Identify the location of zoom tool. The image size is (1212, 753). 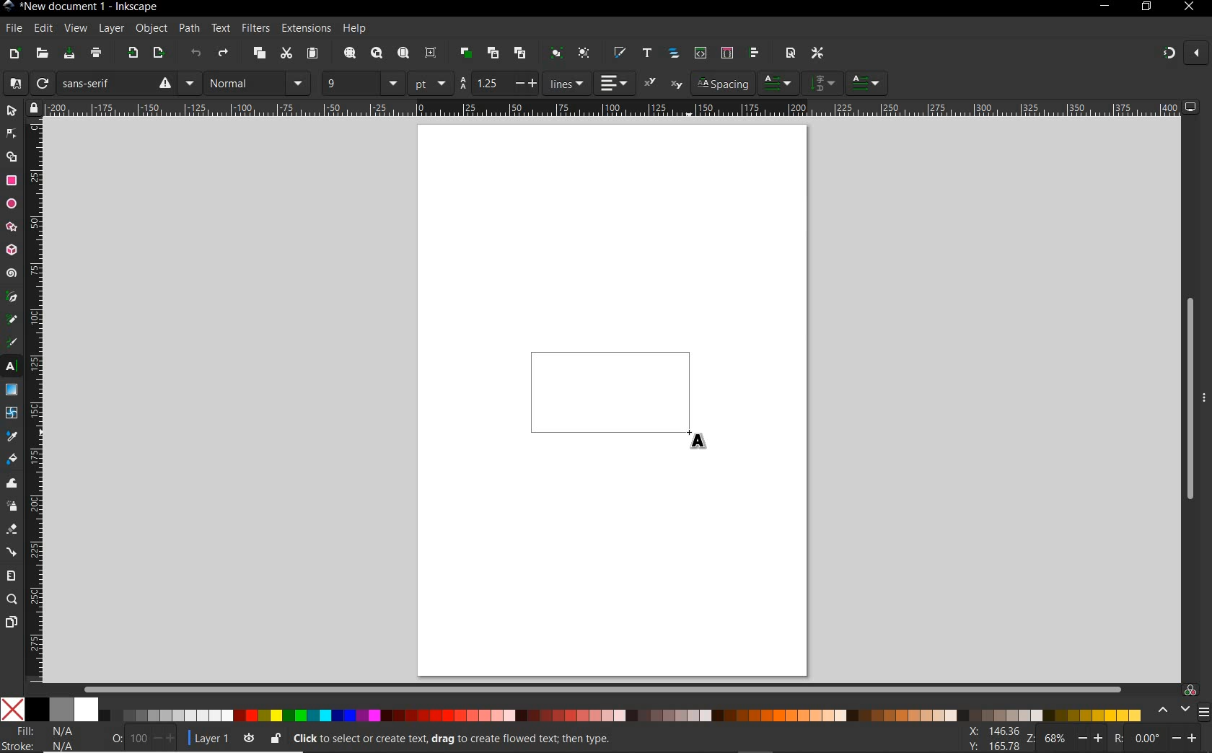
(12, 599).